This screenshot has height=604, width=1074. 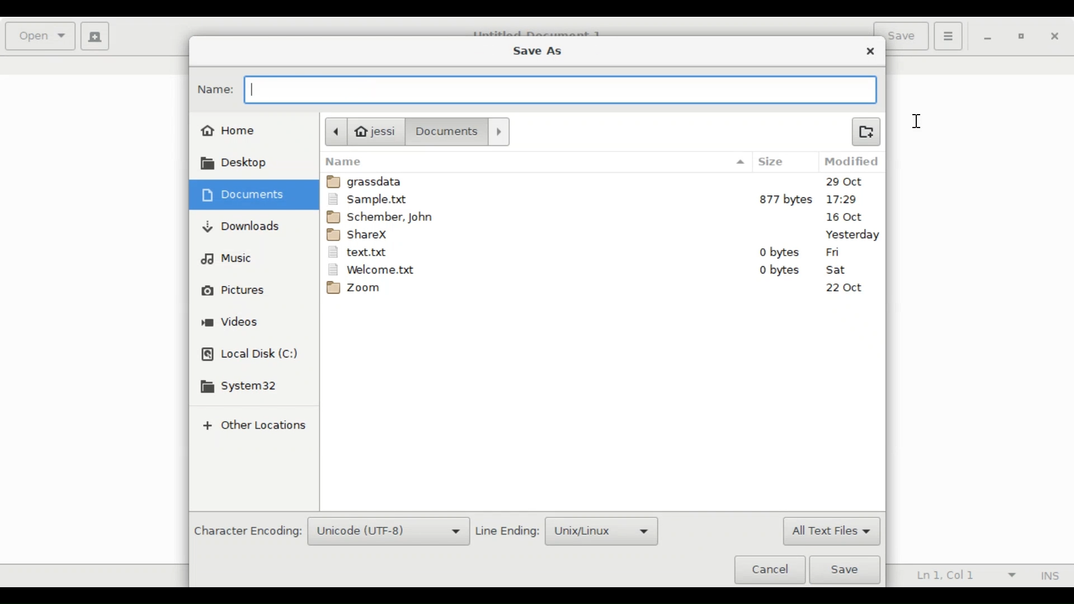 What do you see at coordinates (1055, 37) in the screenshot?
I see `Close` at bounding box center [1055, 37].